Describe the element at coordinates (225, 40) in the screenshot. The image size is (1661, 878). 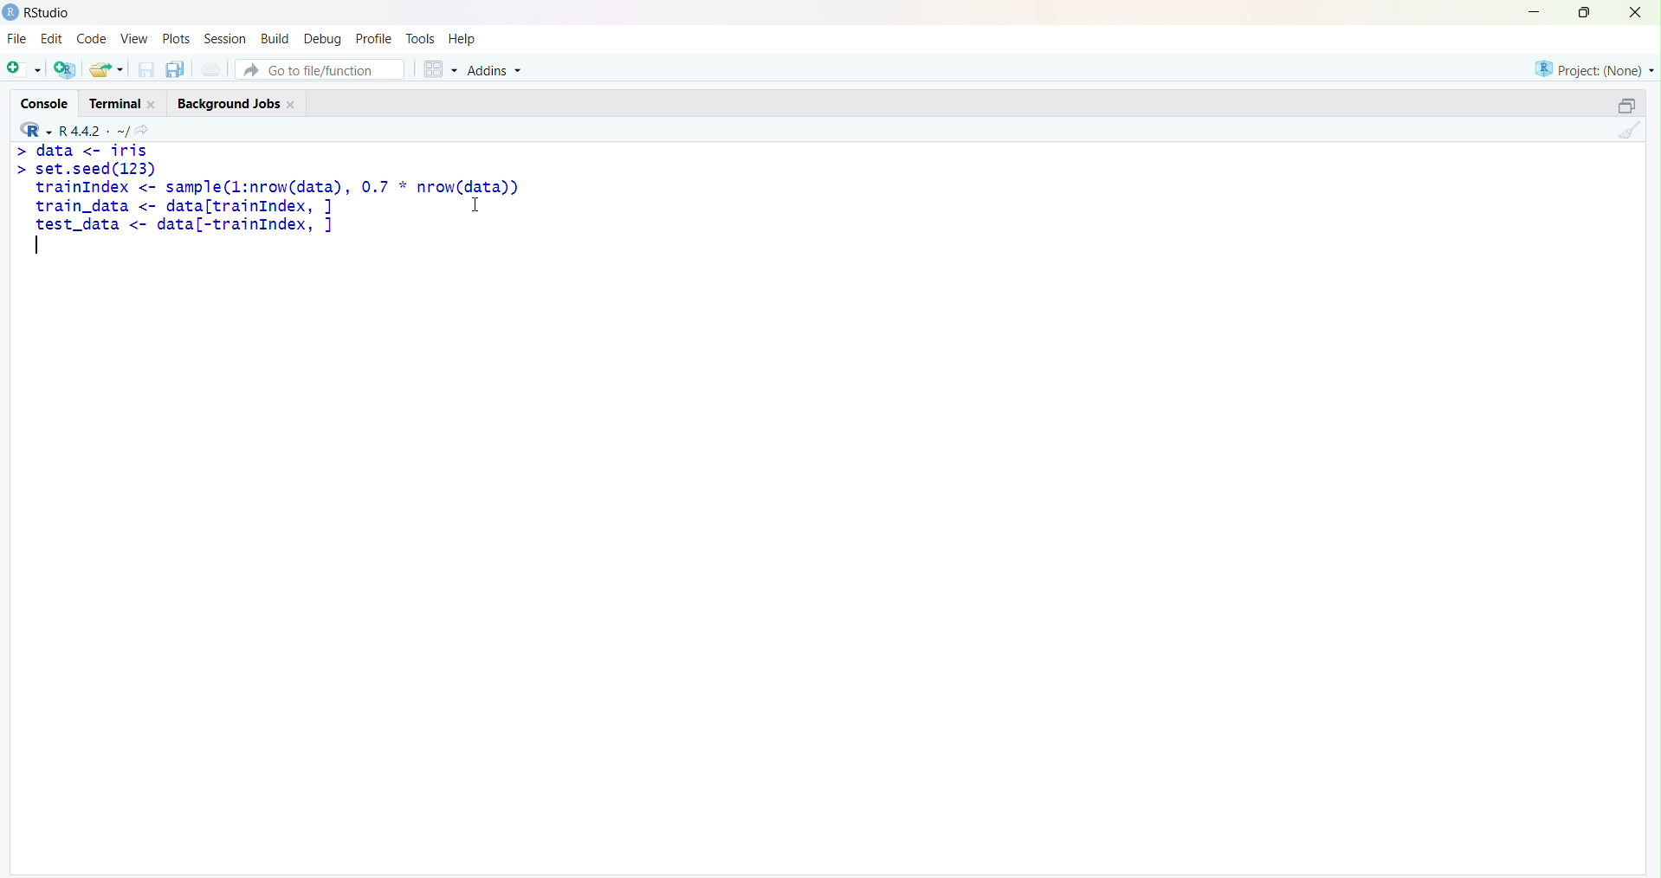
I see `Session` at that location.